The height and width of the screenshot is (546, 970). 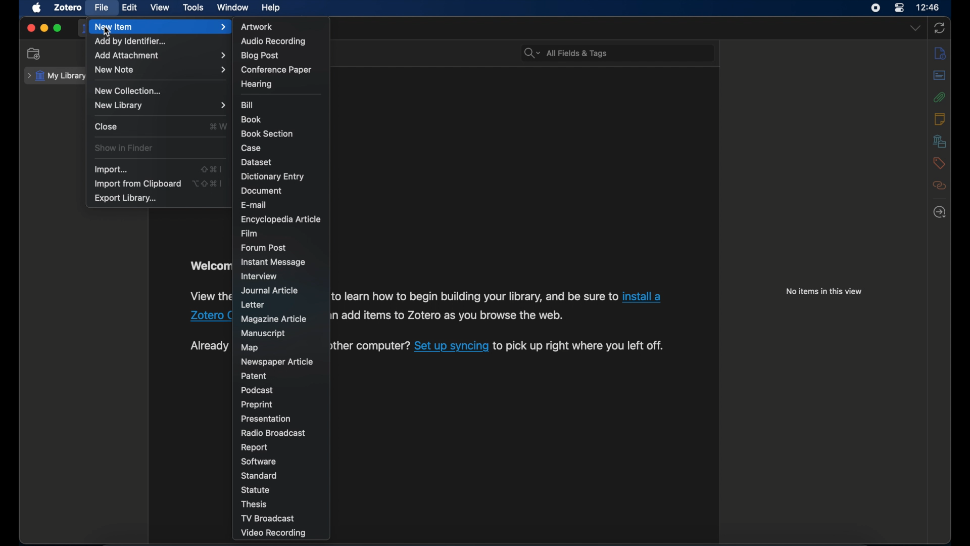 I want to click on edit, so click(x=130, y=8).